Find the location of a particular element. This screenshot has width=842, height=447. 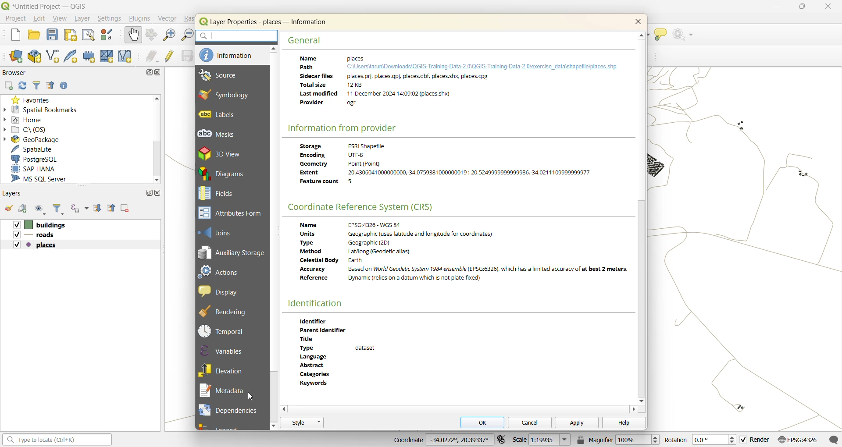

toggle edits is located at coordinates (169, 57).